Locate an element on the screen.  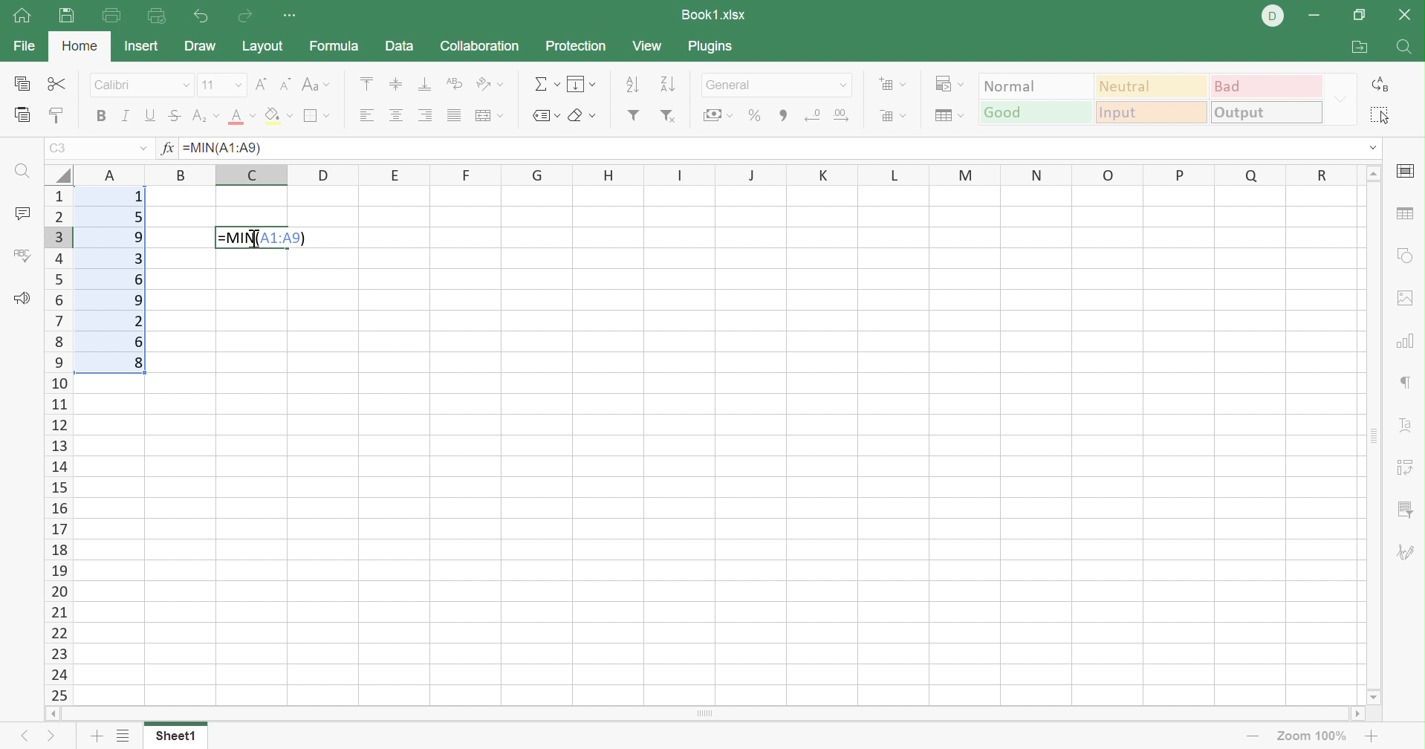
Decrease decimal is located at coordinates (814, 111).